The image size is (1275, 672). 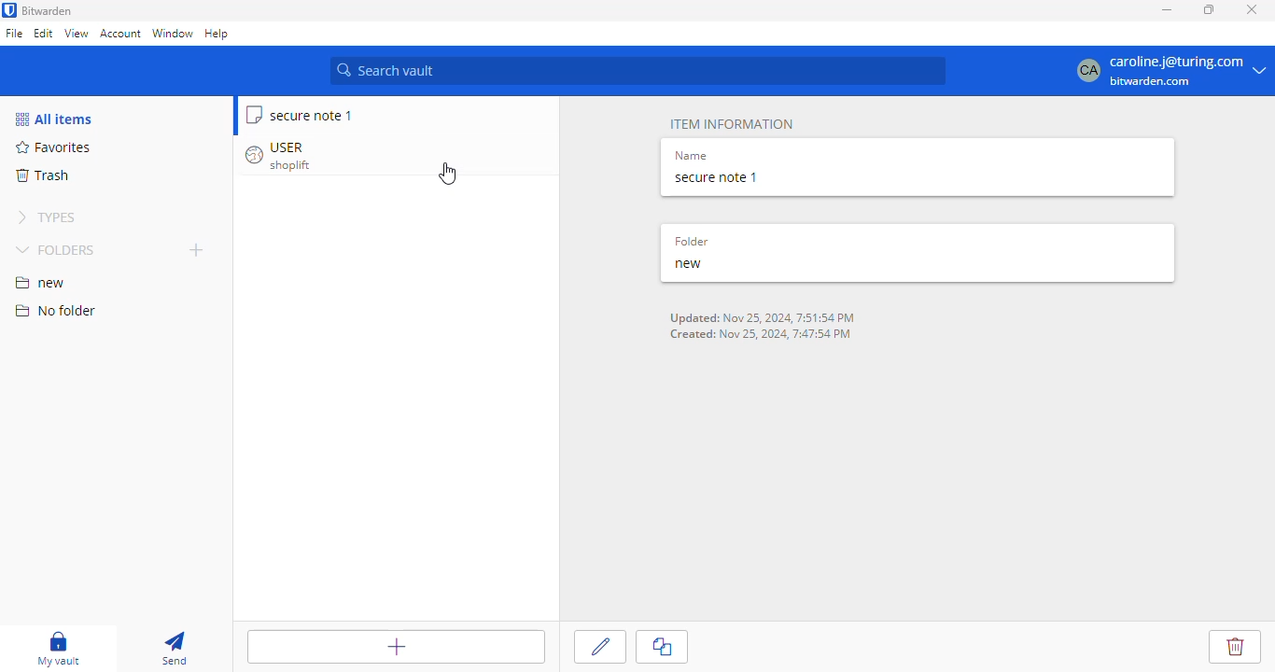 What do you see at coordinates (173, 34) in the screenshot?
I see `window` at bounding box center [173, 34].